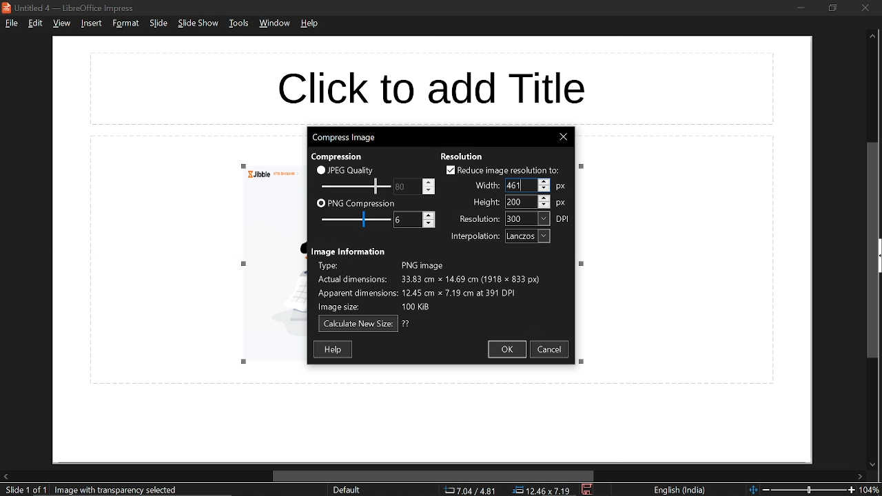  I want to click on Increase , so click(545, 197).